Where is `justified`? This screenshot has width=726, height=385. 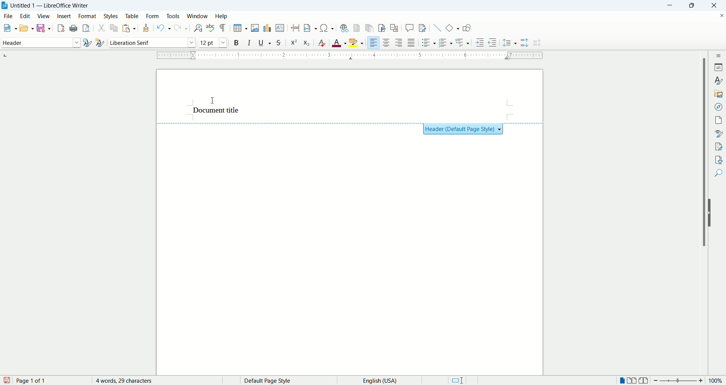
justified is located at coordinates (411, 43).